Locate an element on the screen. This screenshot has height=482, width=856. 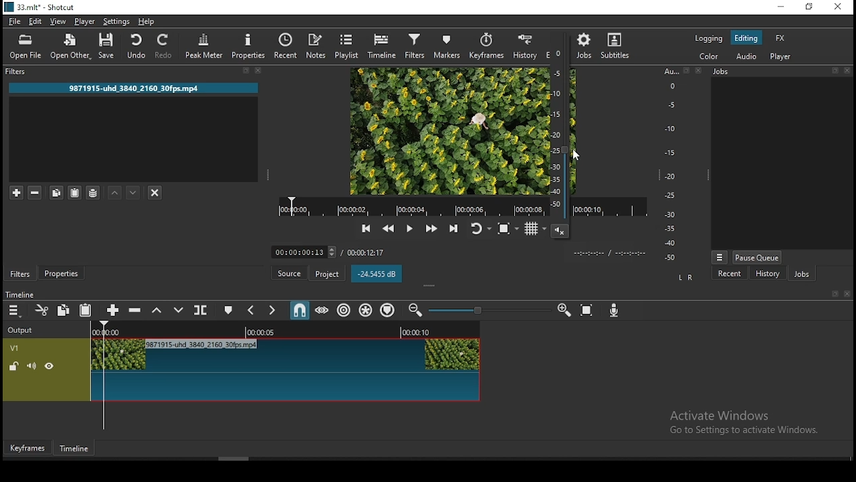
filters is located at coordinates (18, 274).